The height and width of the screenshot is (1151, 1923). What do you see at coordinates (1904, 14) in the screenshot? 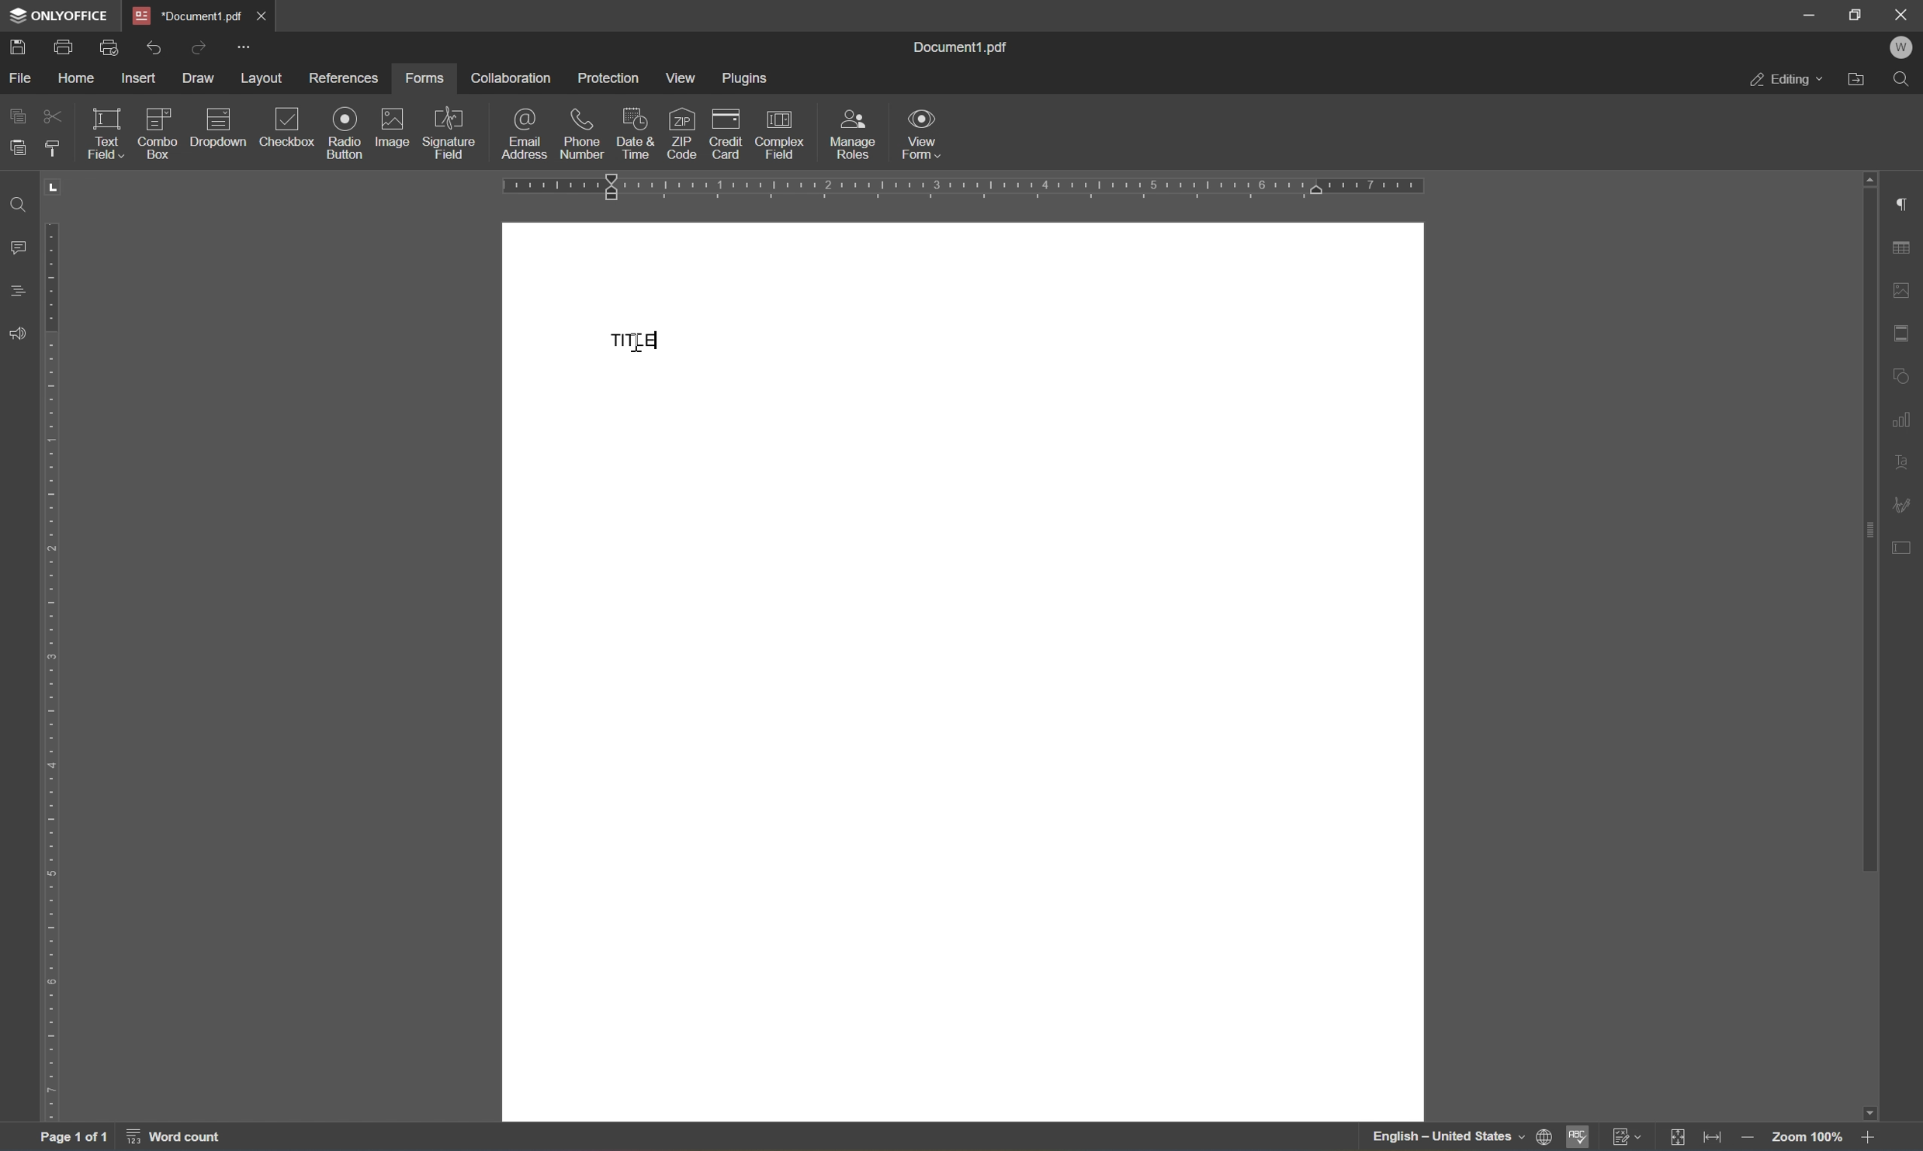
I see `close` at bounding box center [1904, 14].